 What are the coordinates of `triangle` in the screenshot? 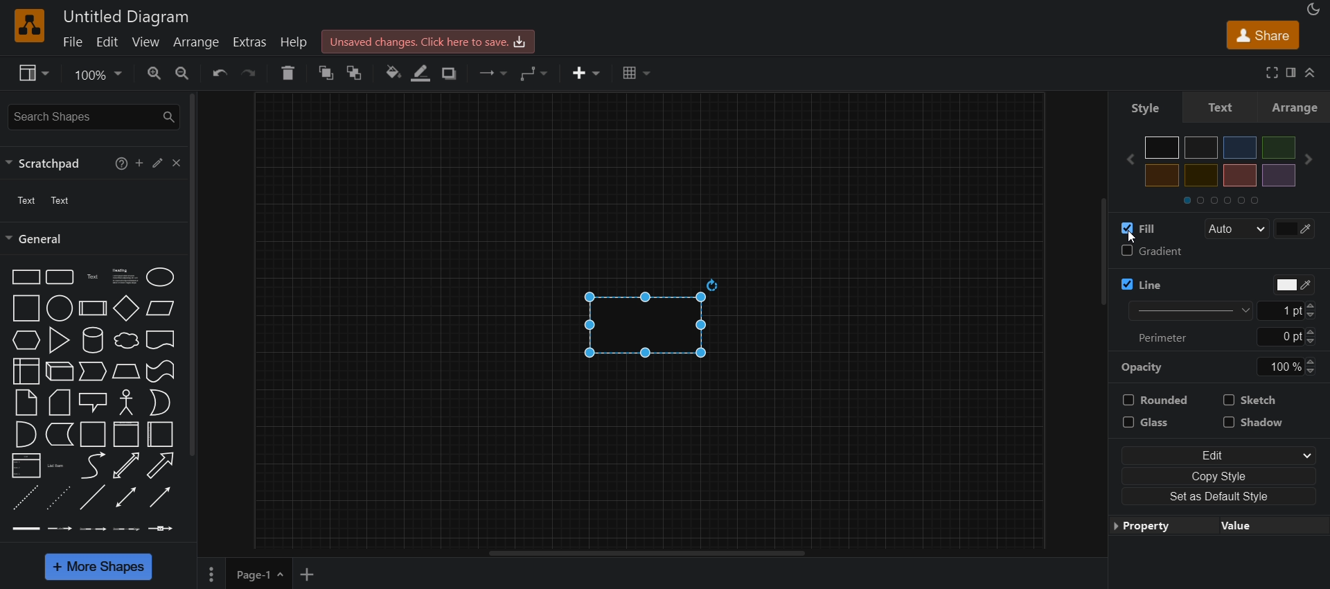 It's located at (59, 340).